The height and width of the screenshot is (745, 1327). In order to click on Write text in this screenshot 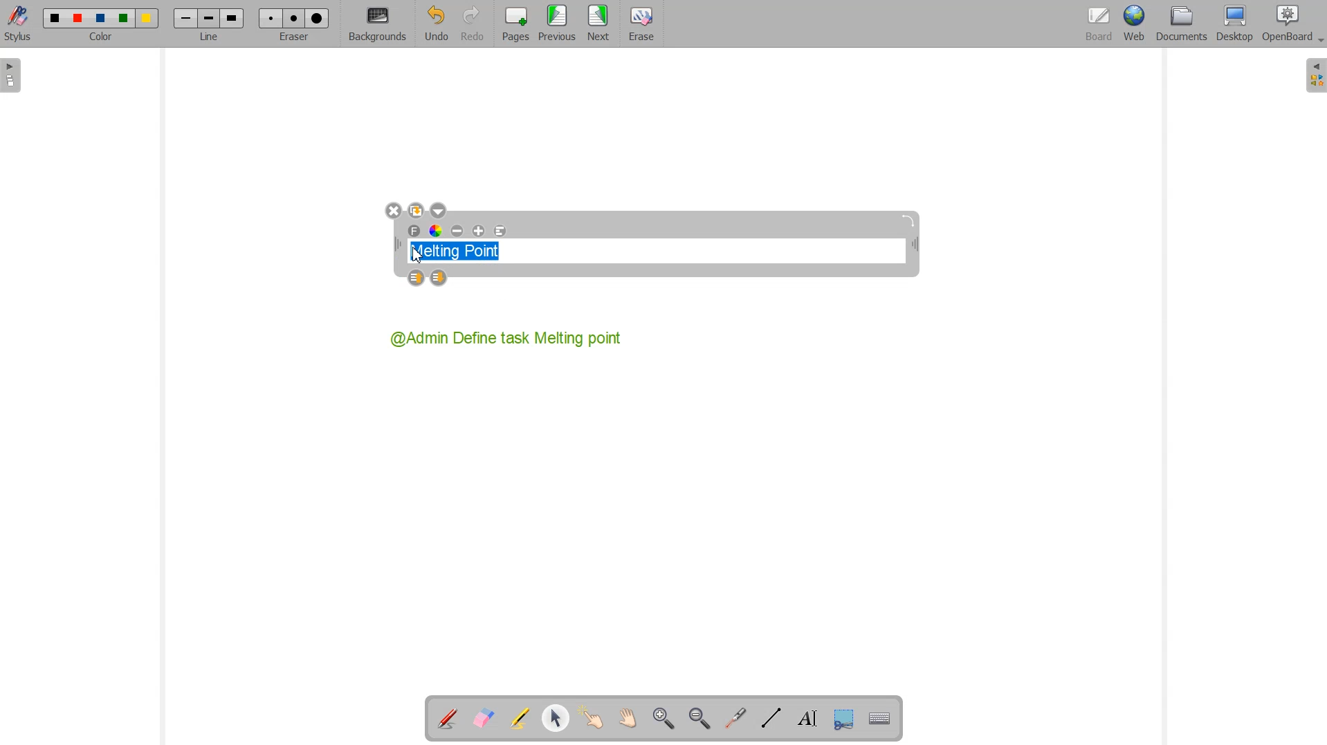, I will do `click(804, 717)`.